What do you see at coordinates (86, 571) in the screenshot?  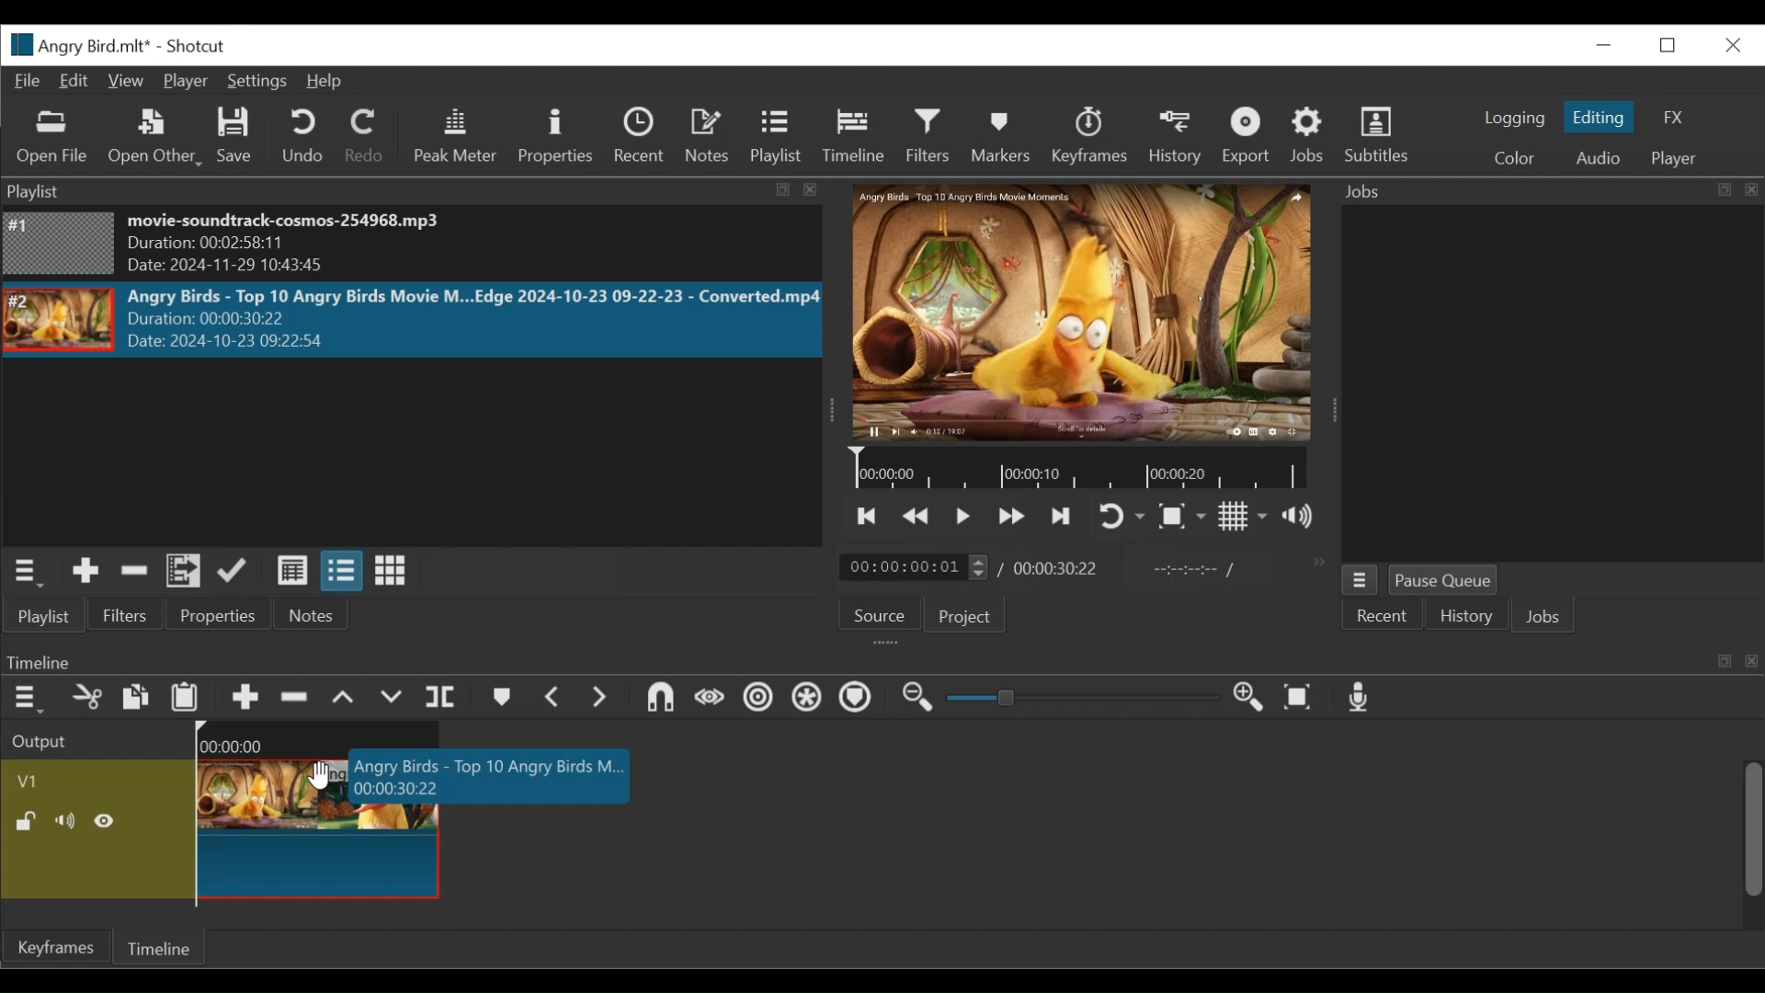 I see `Add the source to the playlist` at bounding box center [86, 571].